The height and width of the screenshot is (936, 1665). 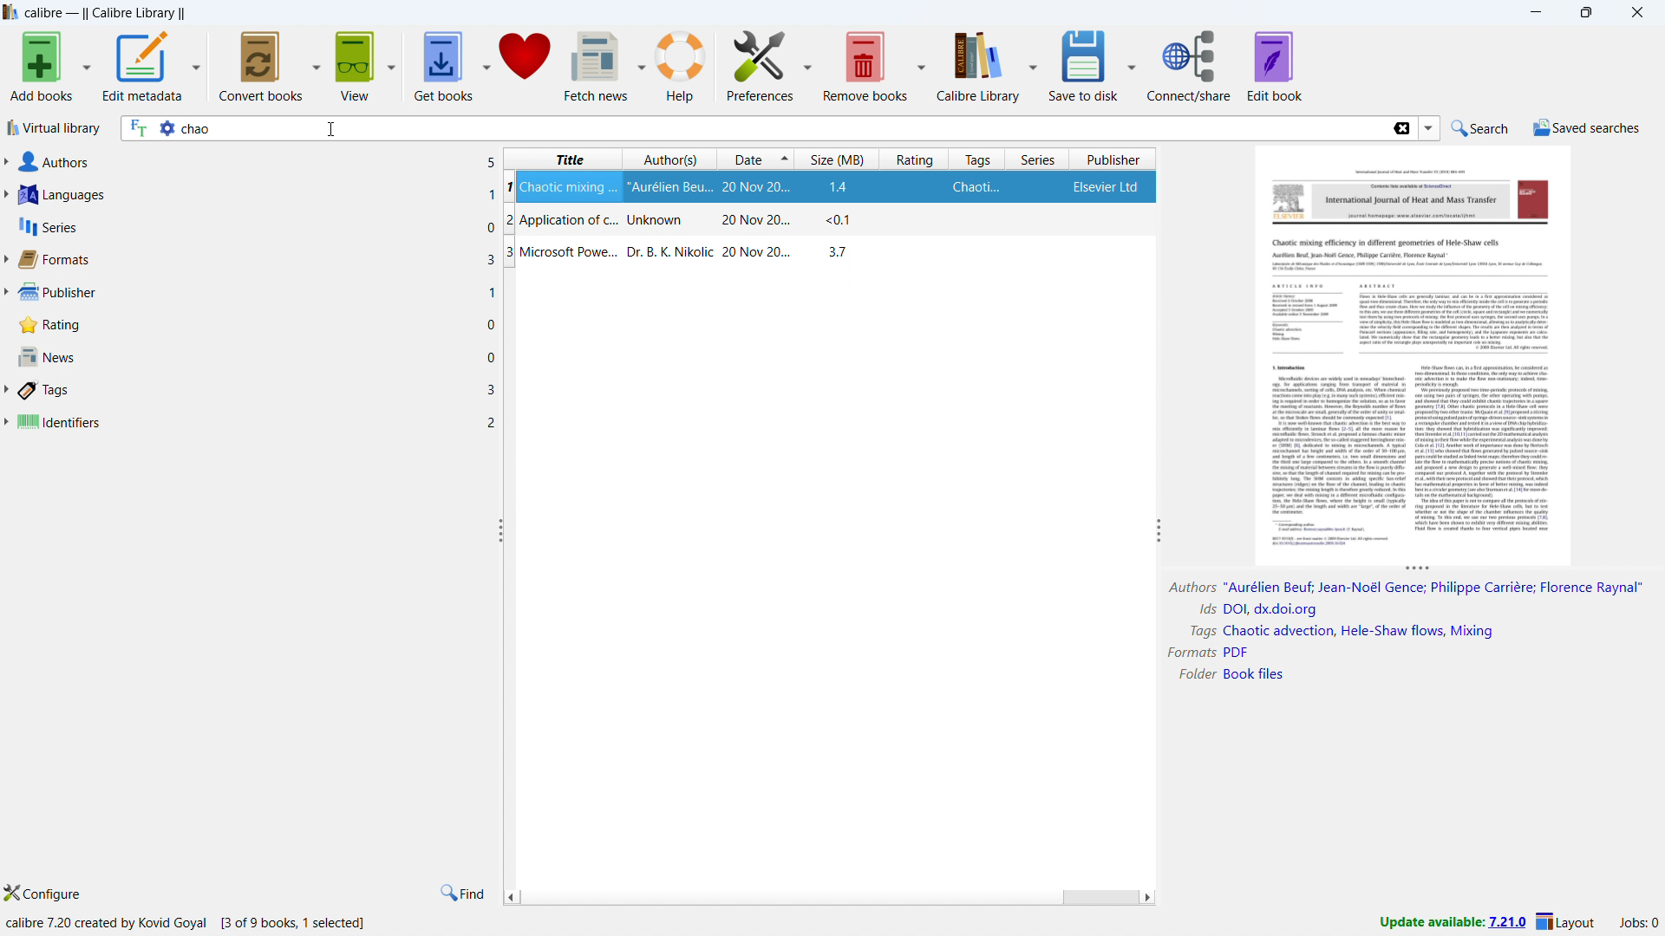 I want to click on view options, so click(x=391, y=64).